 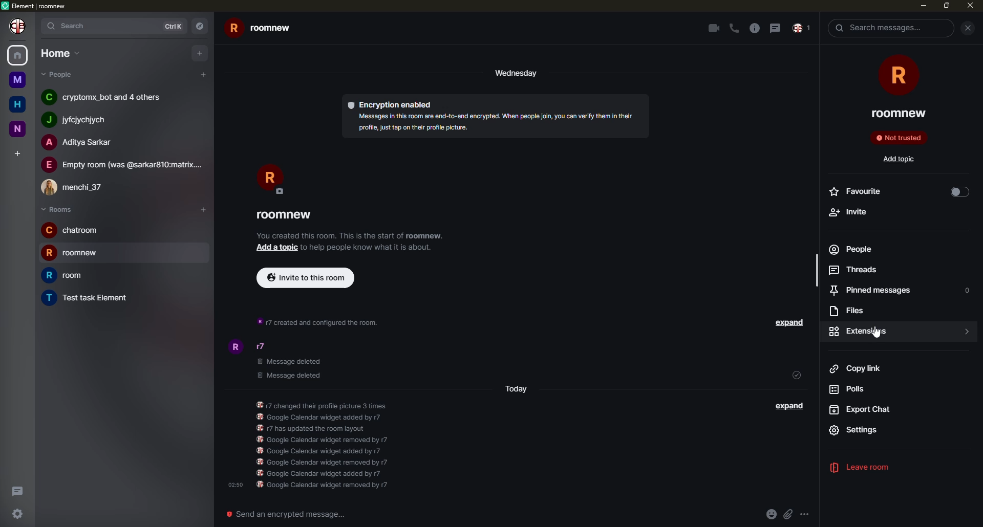 What do you see at coordinates (317, 321) in the screenshot?
I see `info` at bounding box center [317, 321].